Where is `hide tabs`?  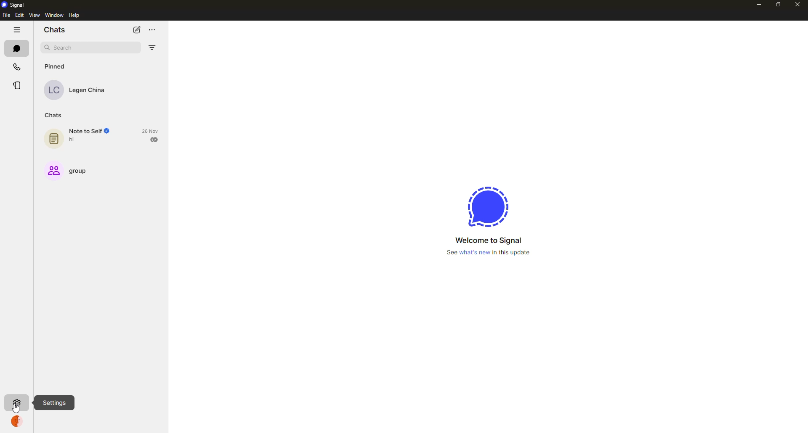
hide tabs is located at coordinates (18, 29).